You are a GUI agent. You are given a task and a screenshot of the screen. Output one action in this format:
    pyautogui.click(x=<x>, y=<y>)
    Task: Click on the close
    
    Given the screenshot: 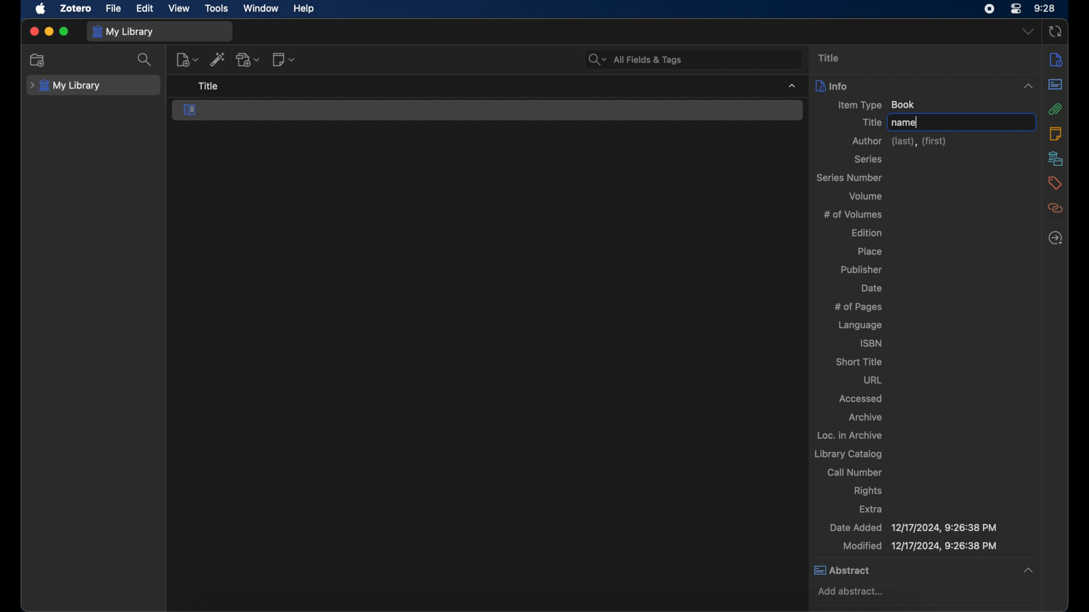 What is the action you would take?
    pyautogui.click(x=34, y=32)
    